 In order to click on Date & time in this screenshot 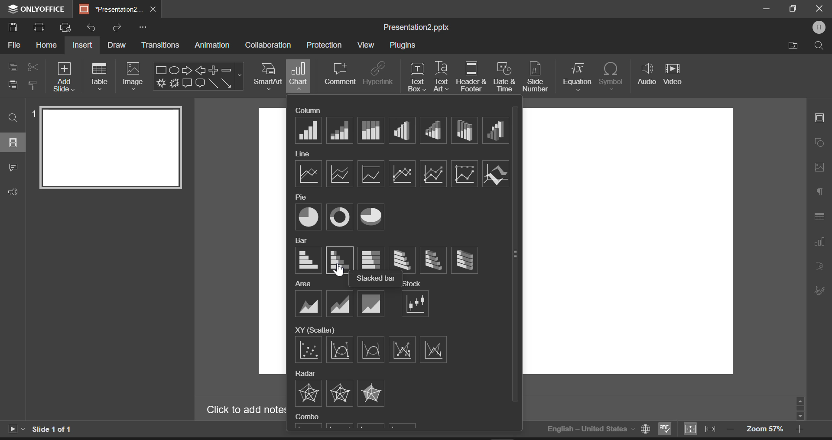, I will do `click(505, 77)`.